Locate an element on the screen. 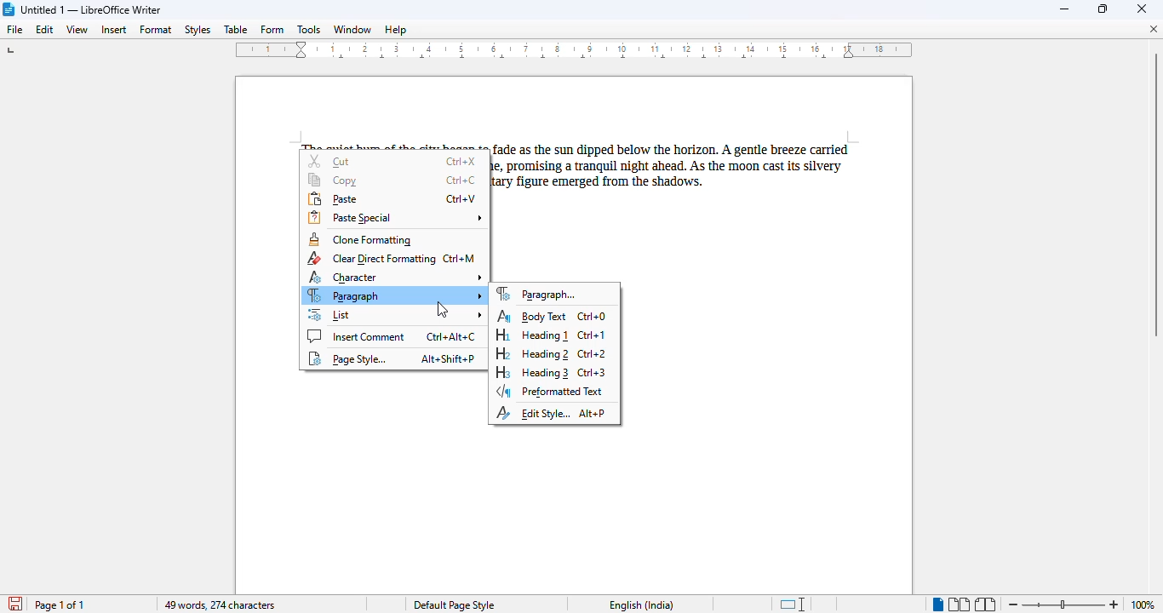  paragraph is located at coordinates (670, 163).